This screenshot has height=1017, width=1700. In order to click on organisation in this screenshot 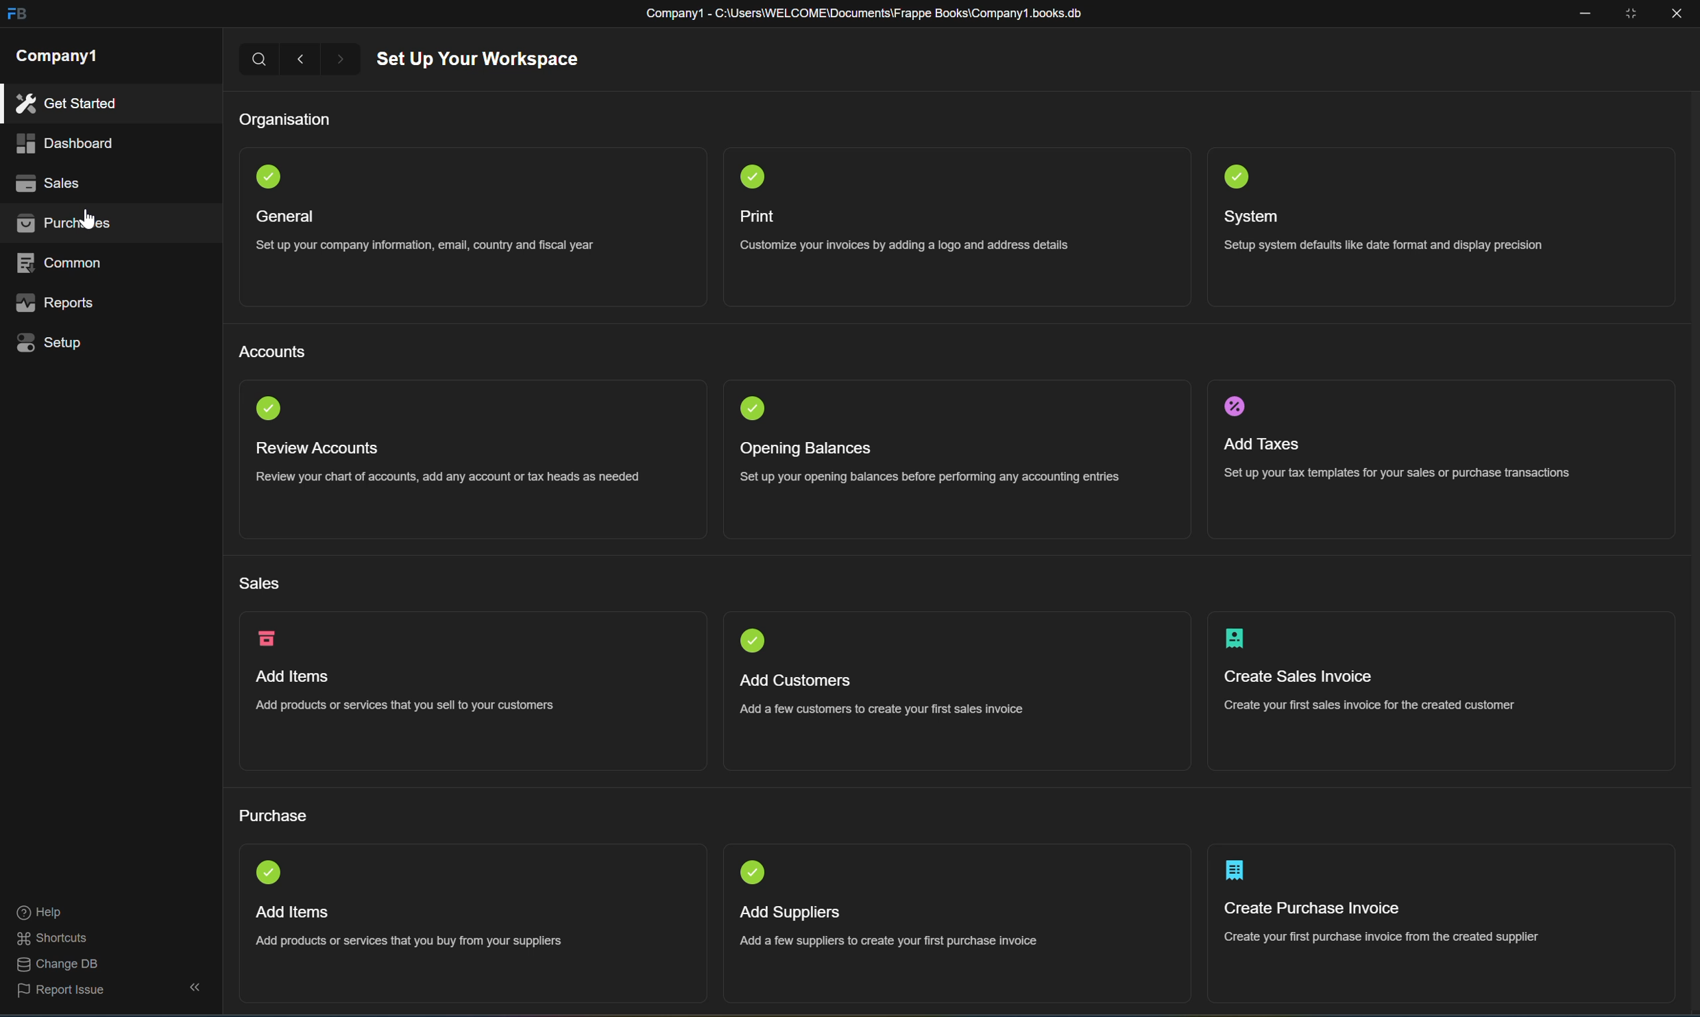, I will do `click(286, 121)`.